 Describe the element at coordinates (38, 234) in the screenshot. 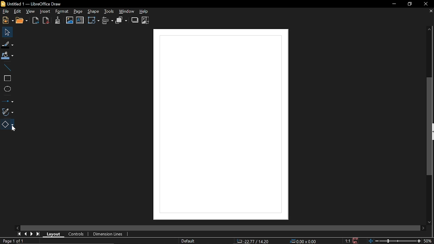

I see `Last Page` at that location.